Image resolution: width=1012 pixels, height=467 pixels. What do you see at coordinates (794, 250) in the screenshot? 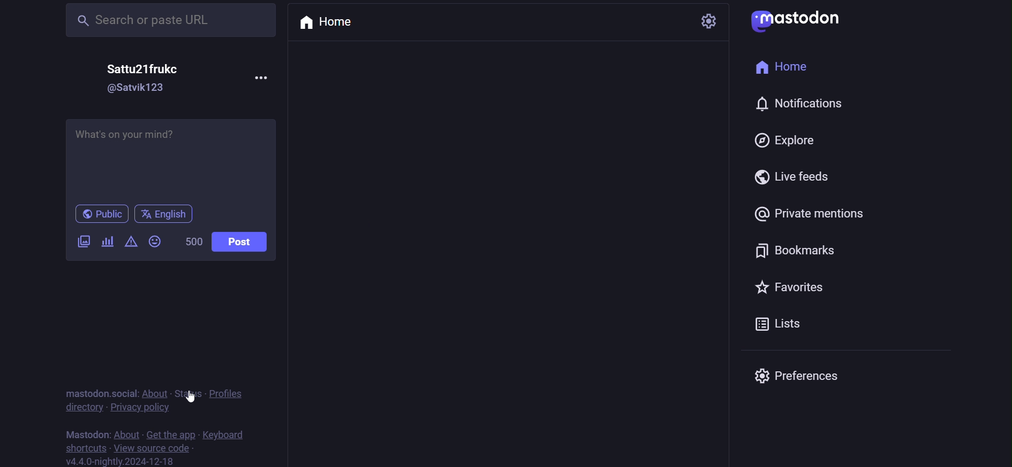
I see `bookmark` at bounding box center [794, 250].